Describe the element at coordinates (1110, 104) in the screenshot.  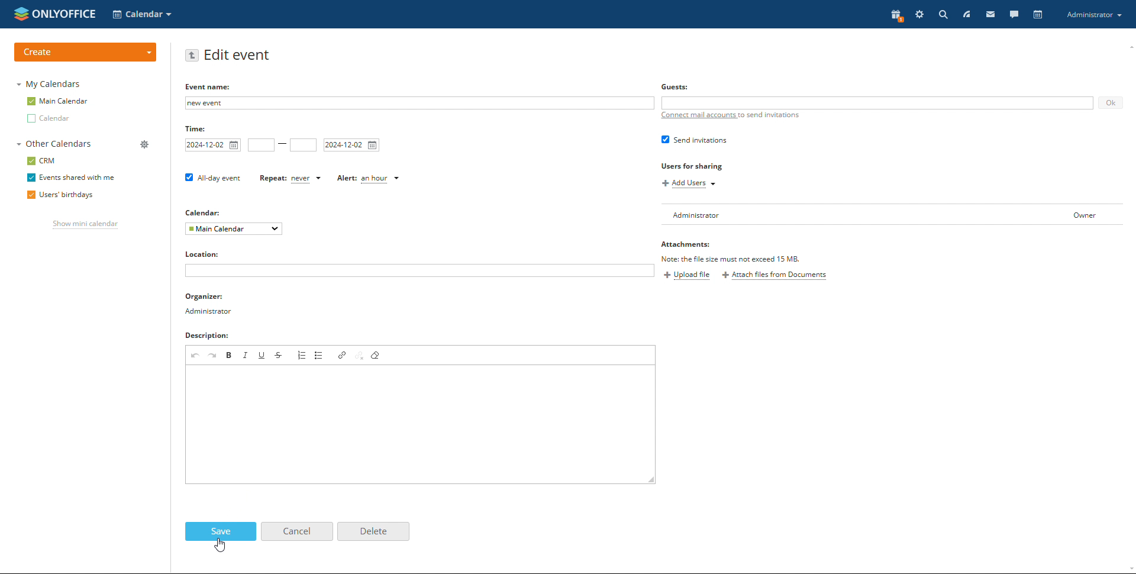
I see `ok` at that location.